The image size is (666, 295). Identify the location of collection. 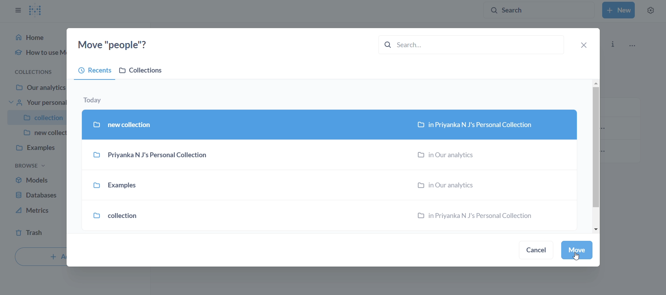
(35, 118).